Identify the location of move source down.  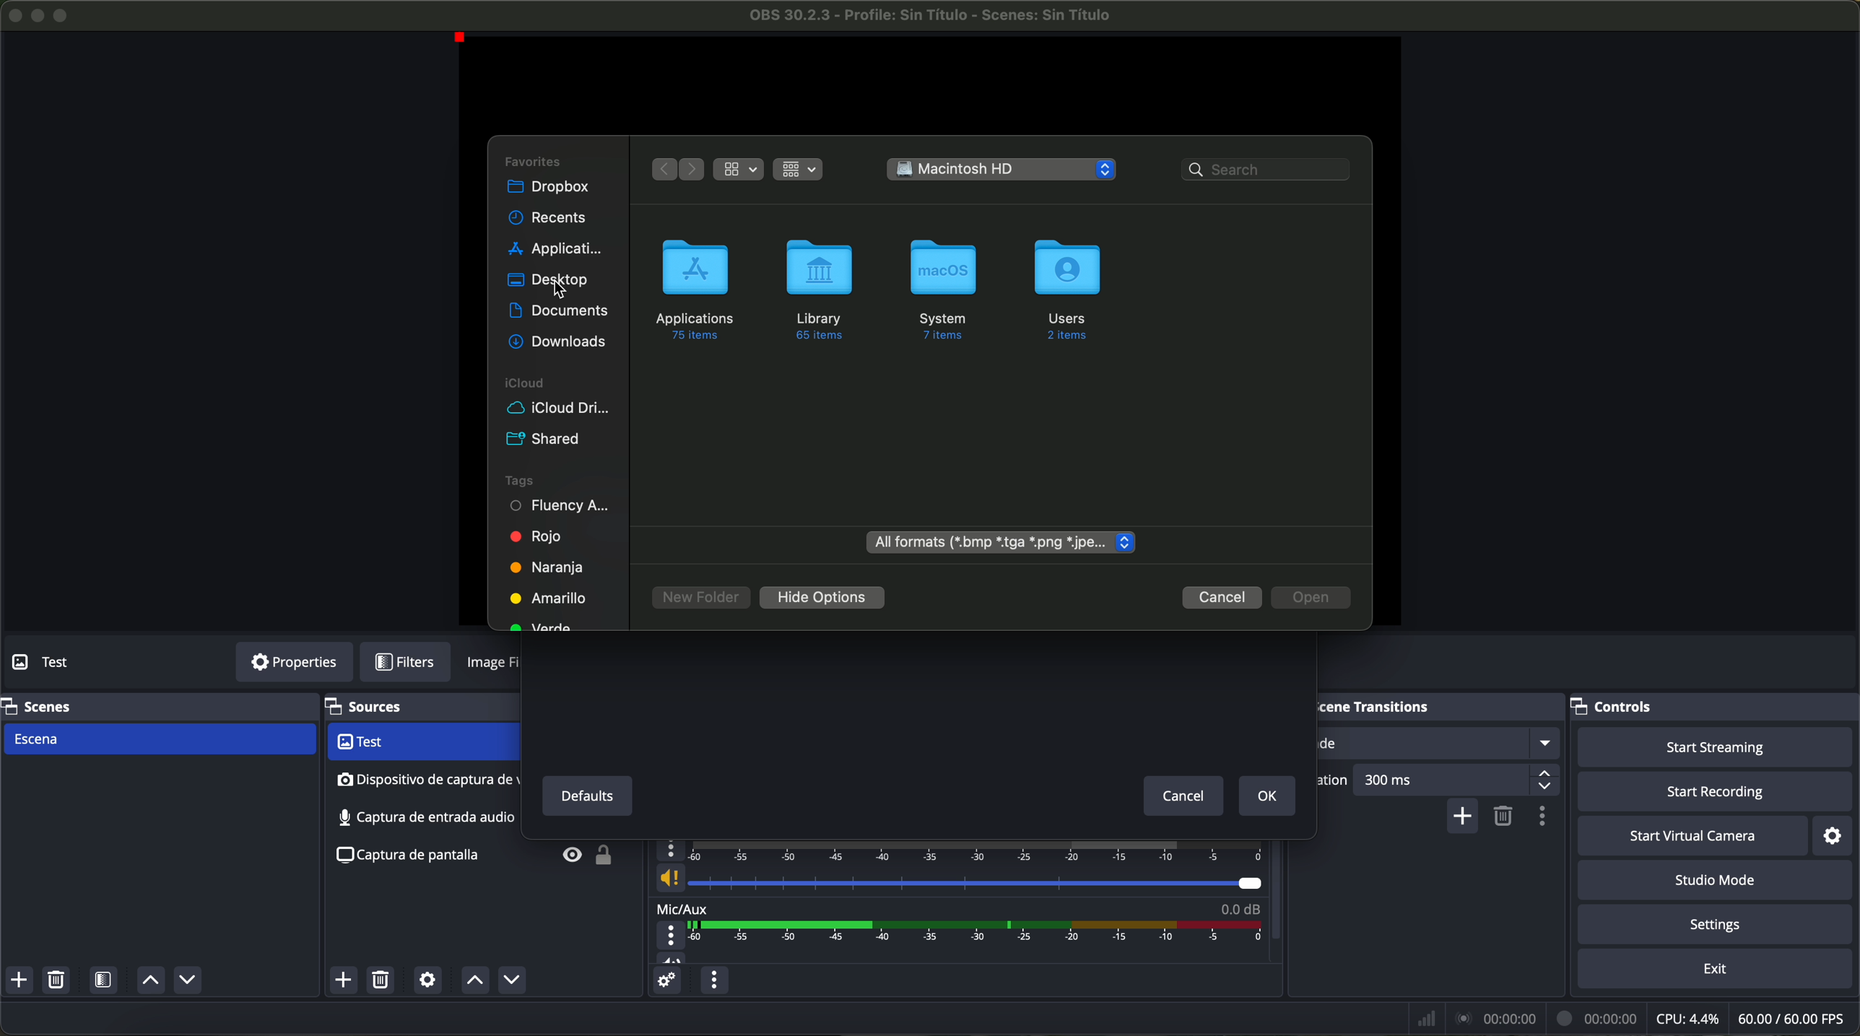
(508, 981).